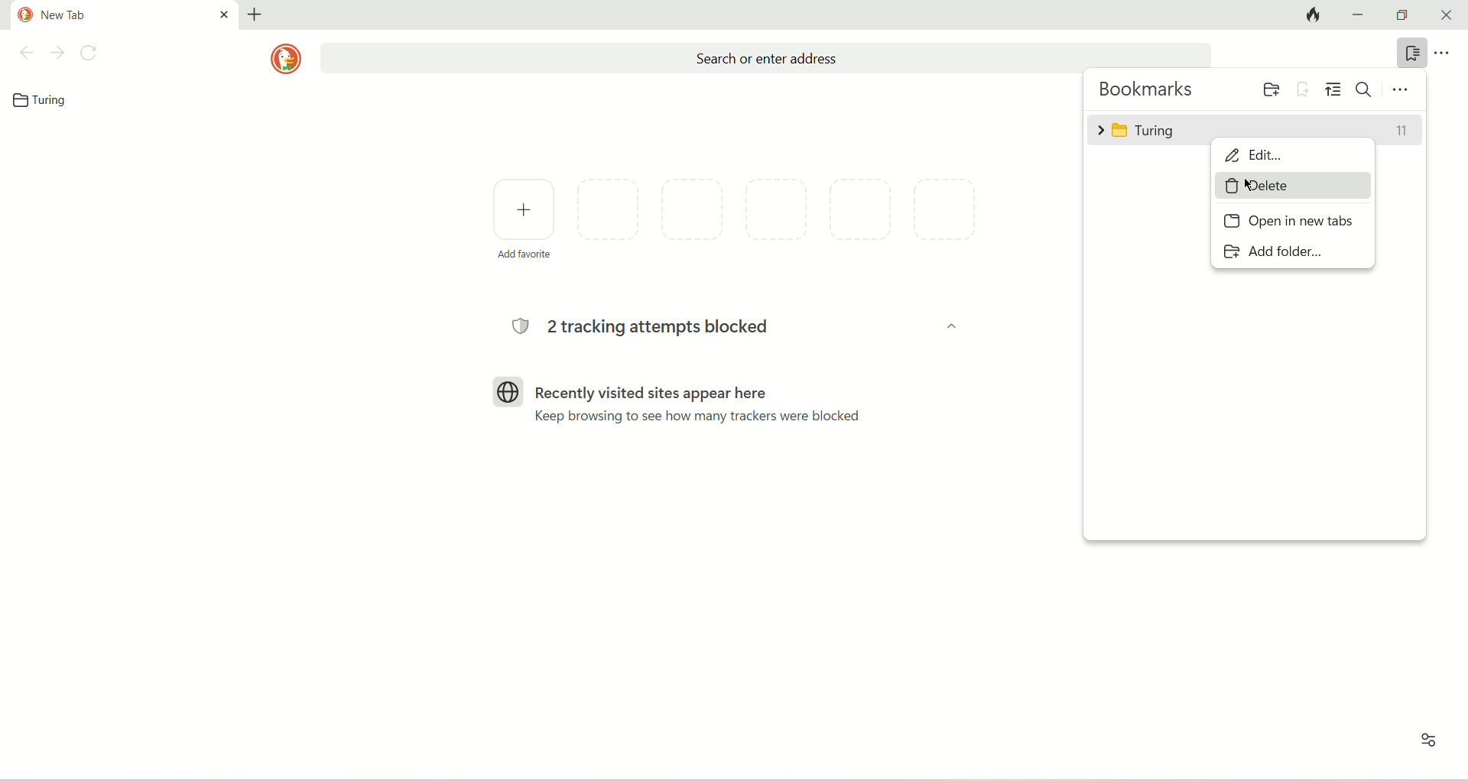 This screenshot has width=1468, height=781. Describe the element at coordinates (1333, 89) in the screenshot. I see `view option` at that location.